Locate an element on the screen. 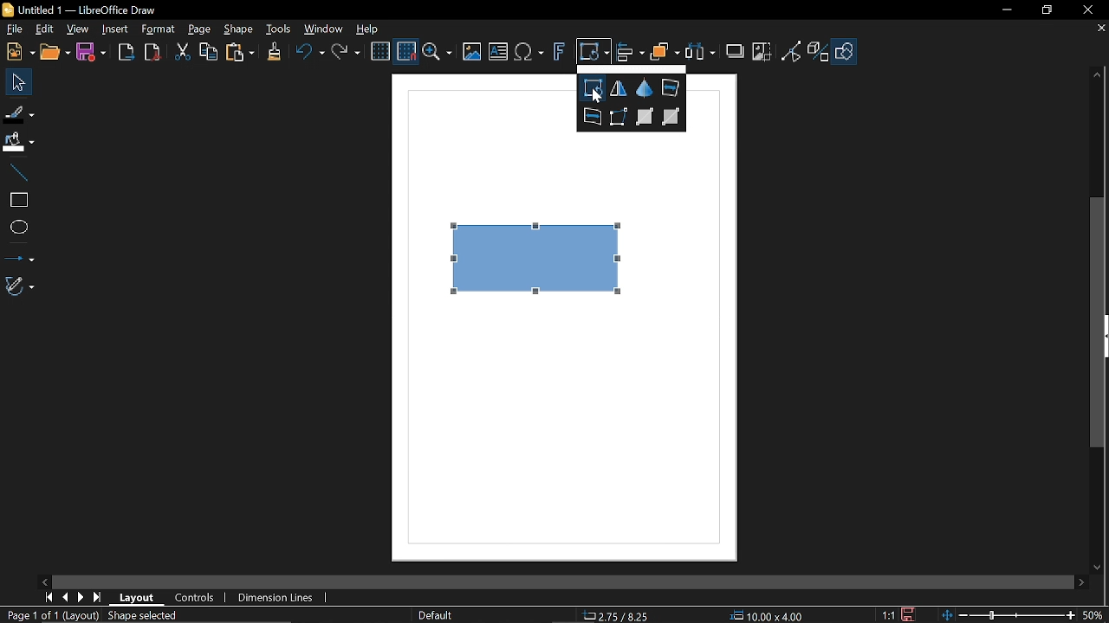 This screenshot has width=1109, height=623. Insert image is located at coordinates (472, 53).